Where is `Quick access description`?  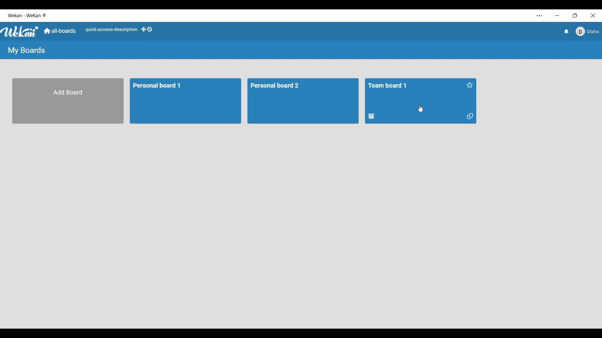 Quick access description is located at coordinates (111, 30).